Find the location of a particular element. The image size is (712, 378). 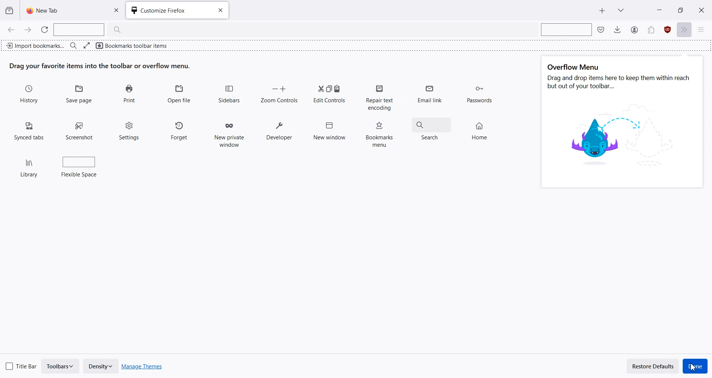

Save Page is located at coordinates (80, 94).